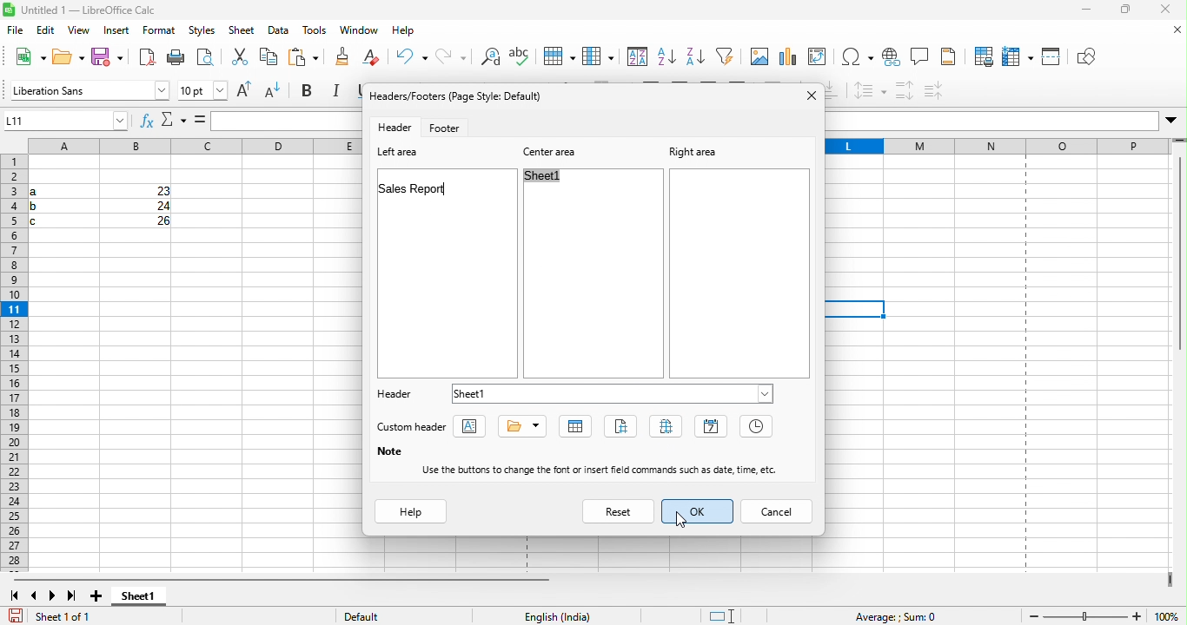 The image size is (1187, 625). I want to click on sales report, so click(417, 188).